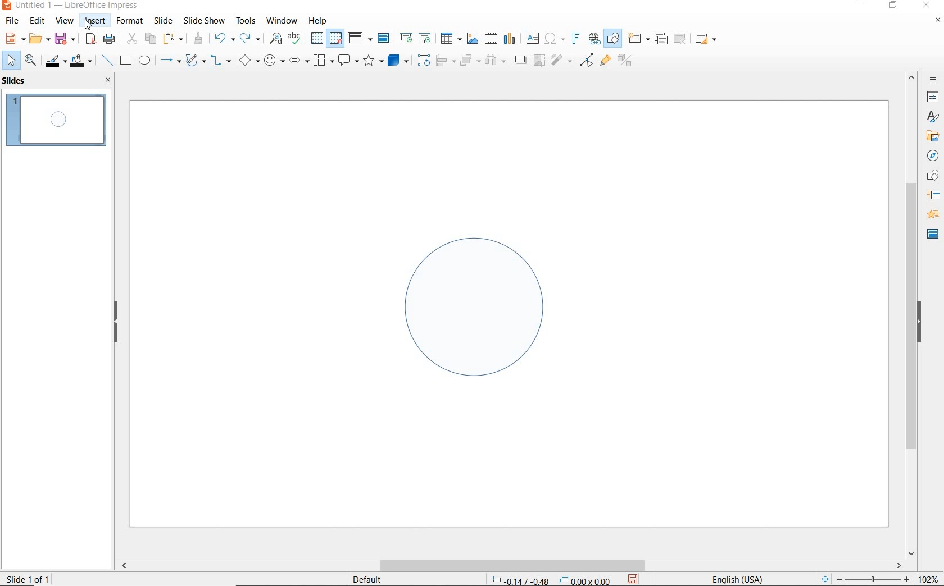  I want to click on lines & arrows, so click(170, 62).